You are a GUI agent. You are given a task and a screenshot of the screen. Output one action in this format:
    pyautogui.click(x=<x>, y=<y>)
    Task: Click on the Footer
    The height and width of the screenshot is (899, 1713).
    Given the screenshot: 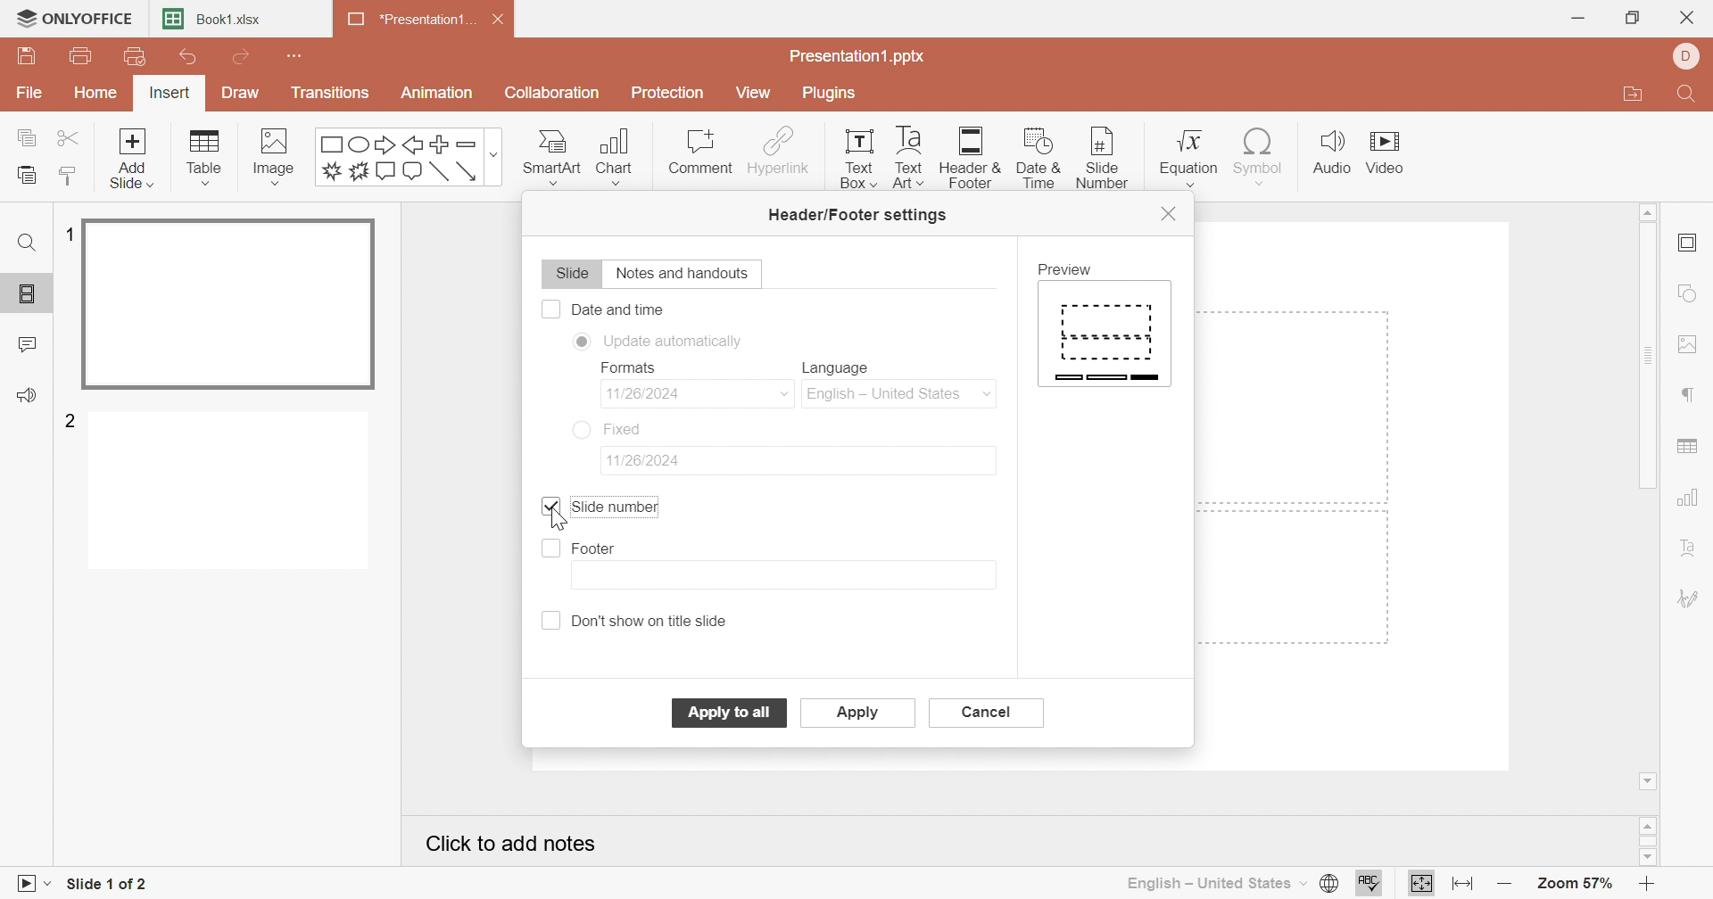 What is the action you would take?
    pyautogui.click(x=596, y=549)
    